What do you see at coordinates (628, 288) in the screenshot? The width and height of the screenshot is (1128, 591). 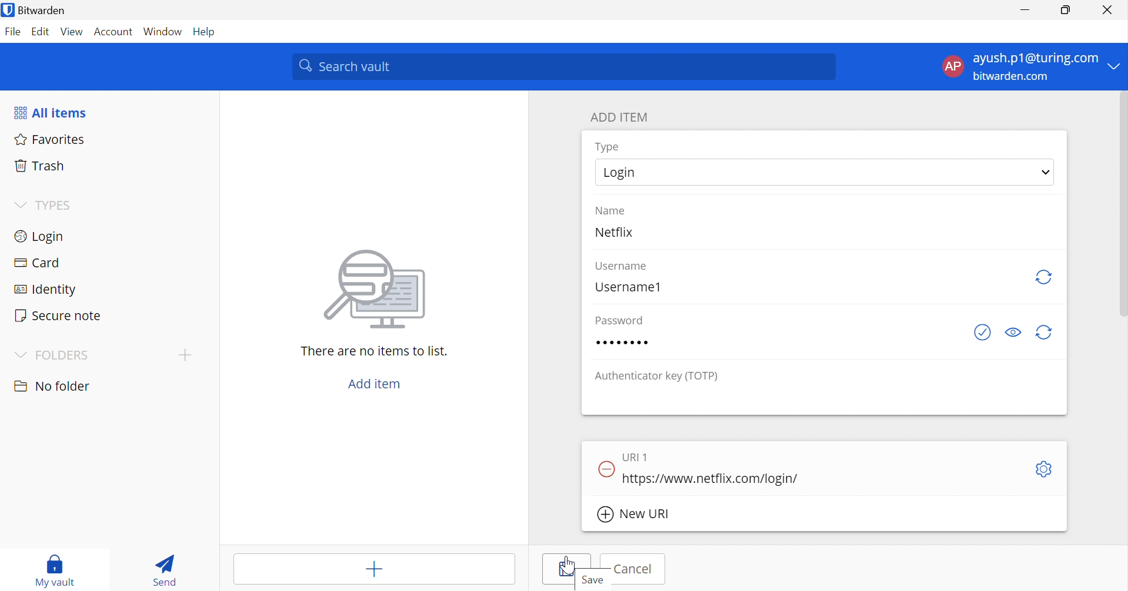 I see `Username1` at bounding box center [628, 288].